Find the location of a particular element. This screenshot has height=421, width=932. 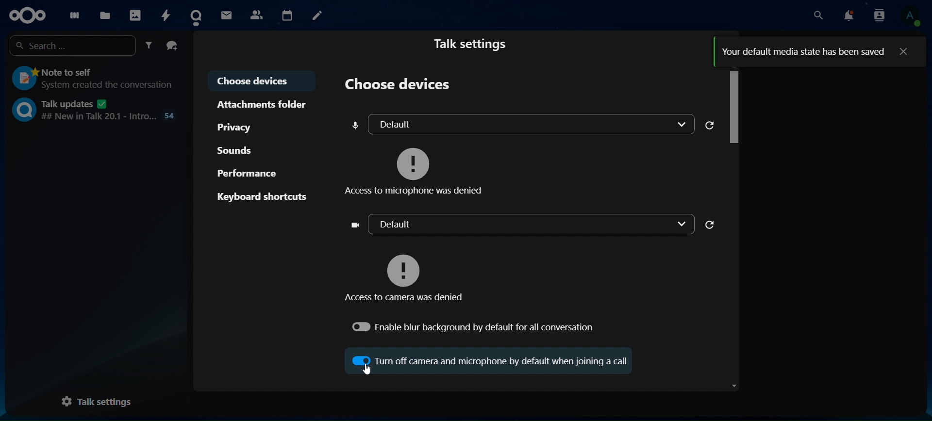

search is located at coordinates (73, 45).